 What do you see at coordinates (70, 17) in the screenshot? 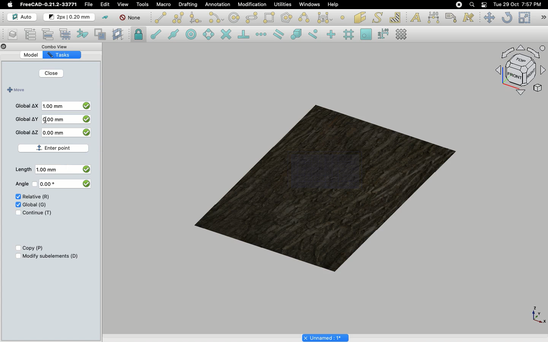
I see `Change default for new objects` at bounding box center [70, 17].